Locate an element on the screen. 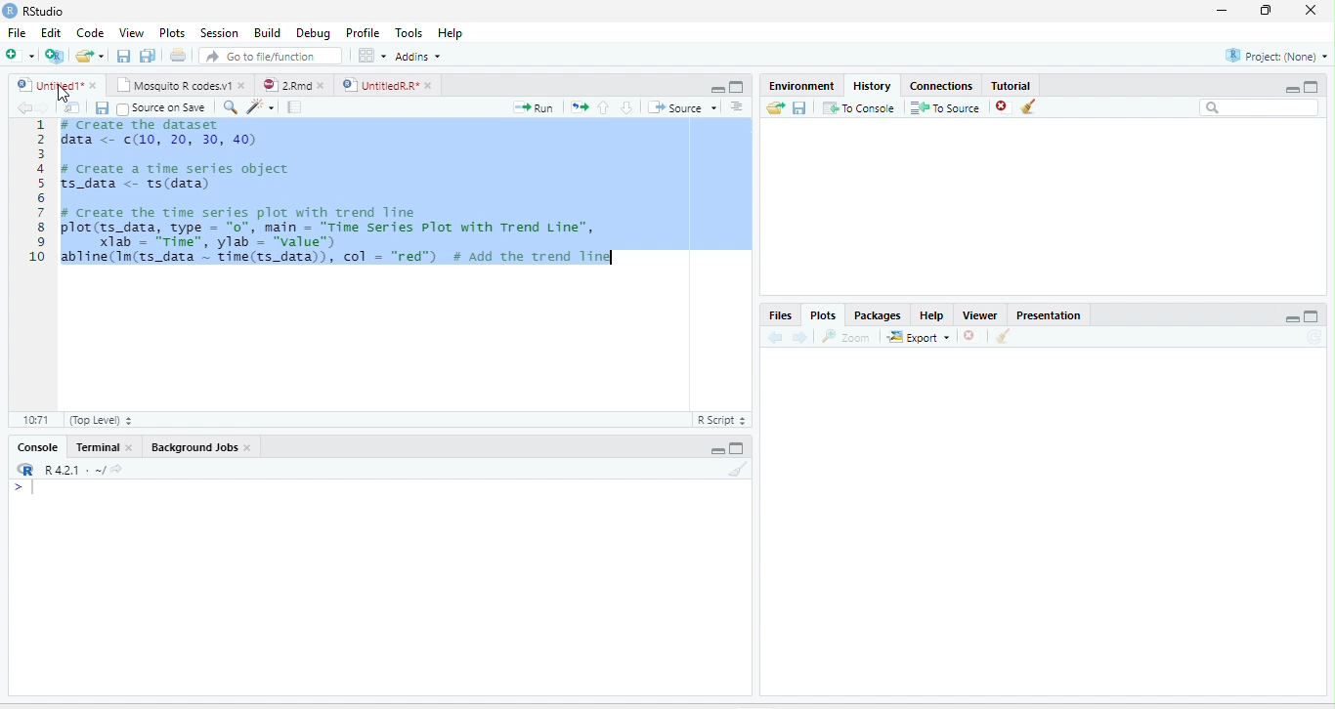 The height and width of the screenshot is (709, 1335). Minimize is located at coordinates (716, 90).